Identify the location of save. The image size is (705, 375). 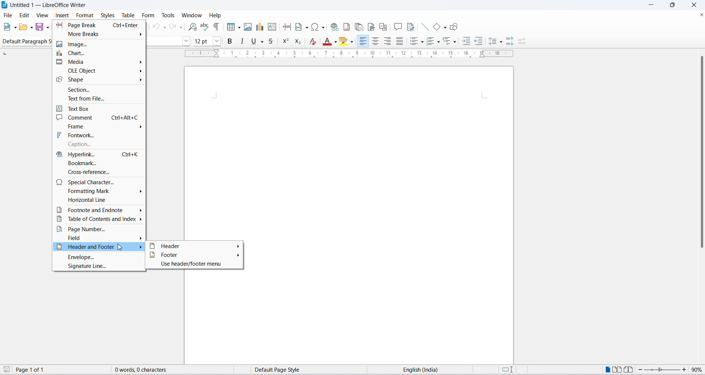
(40, 27).